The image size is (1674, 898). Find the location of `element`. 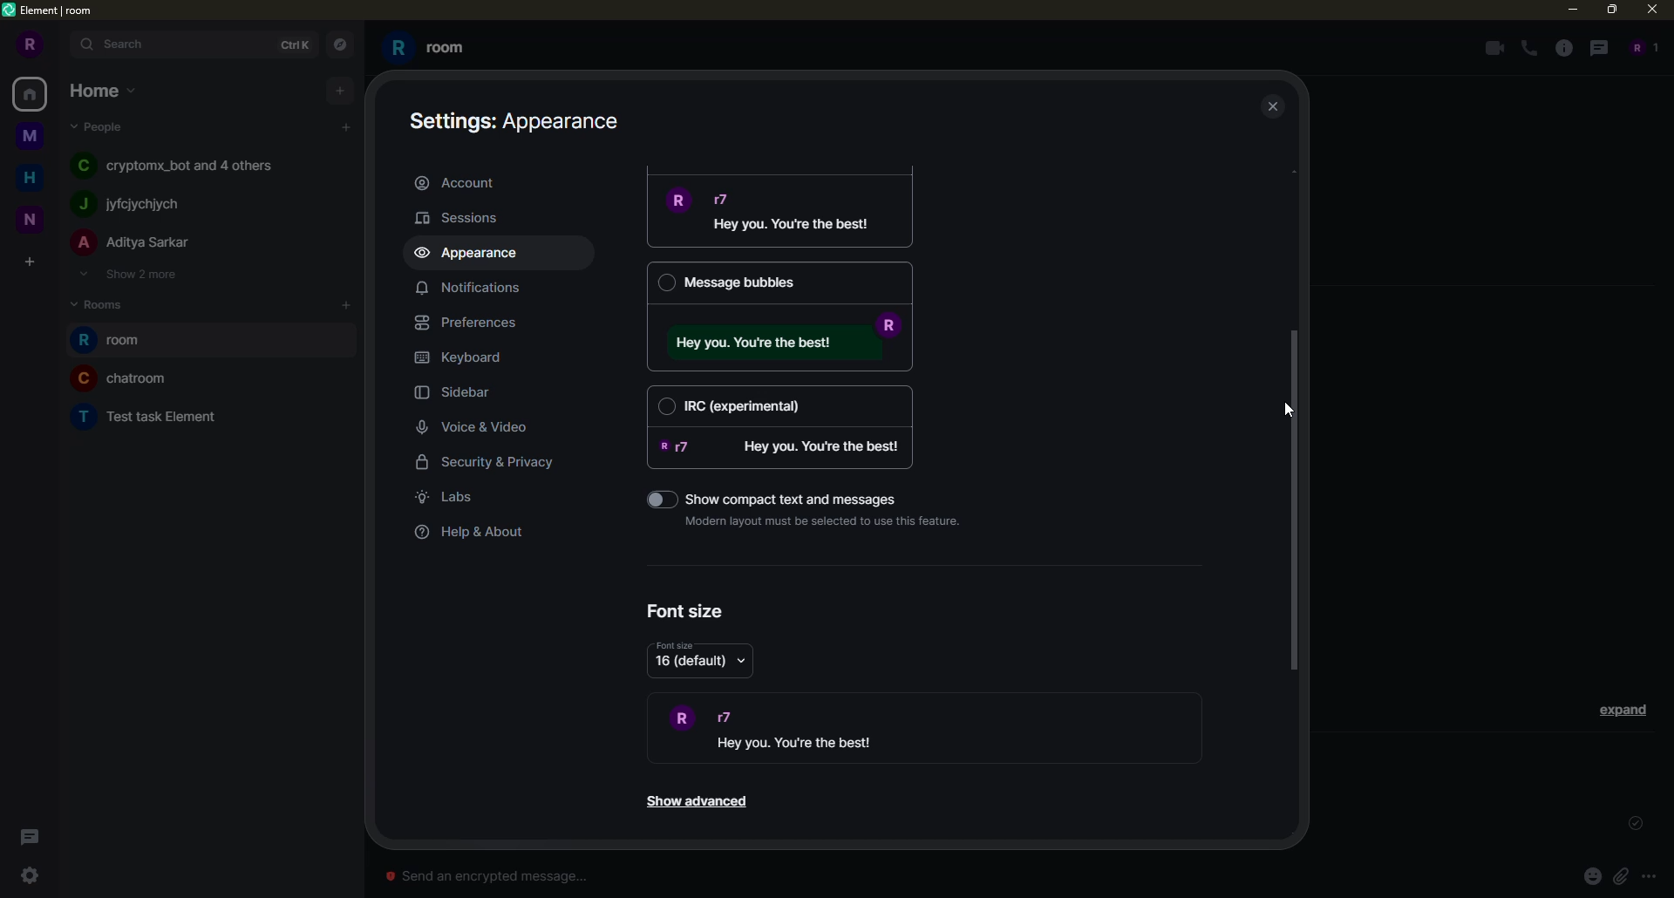

element is located at coordinates (51, 11).